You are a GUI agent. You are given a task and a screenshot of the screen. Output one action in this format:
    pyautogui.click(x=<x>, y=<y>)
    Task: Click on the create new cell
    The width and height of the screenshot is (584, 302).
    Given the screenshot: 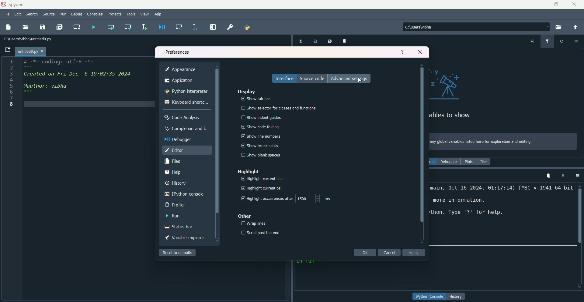 What is the action you would take?
    pyautogui.click(x=77, y=27)
    